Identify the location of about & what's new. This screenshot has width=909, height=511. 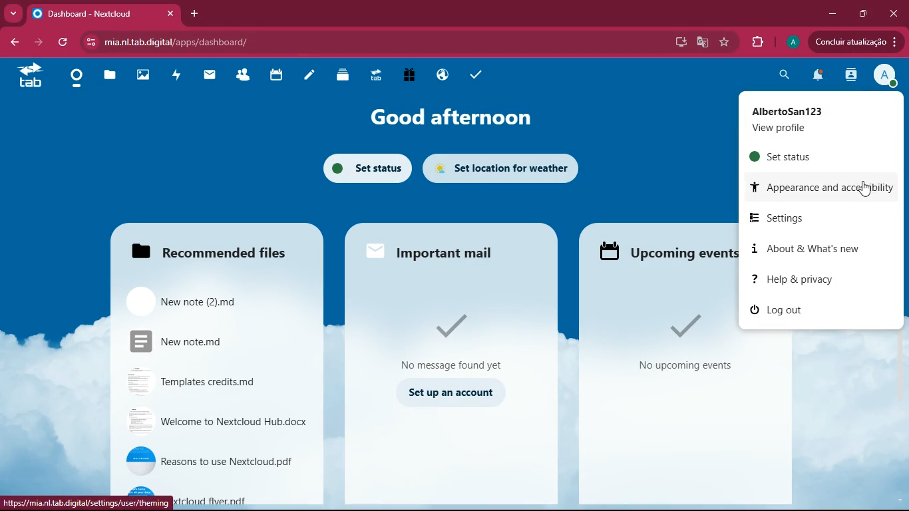
(810, 246).